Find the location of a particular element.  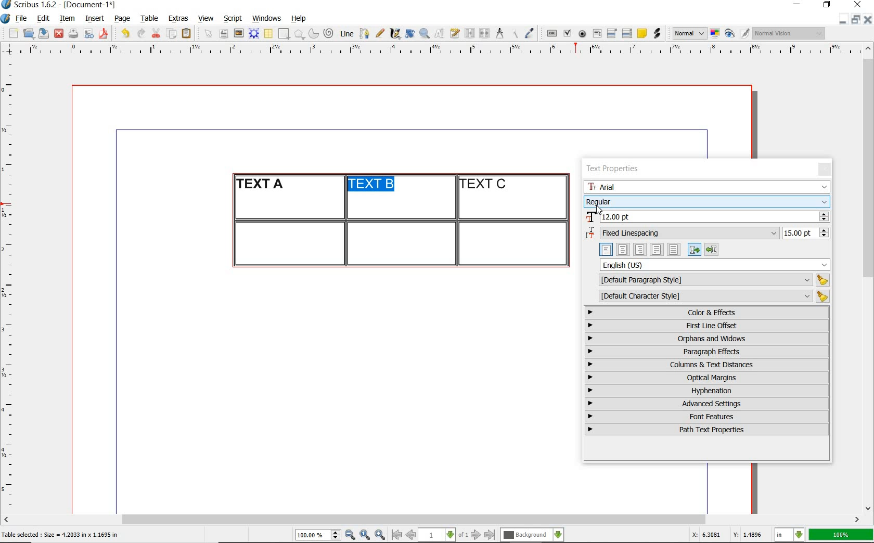

path text properties is located at coordinates (705, 430).